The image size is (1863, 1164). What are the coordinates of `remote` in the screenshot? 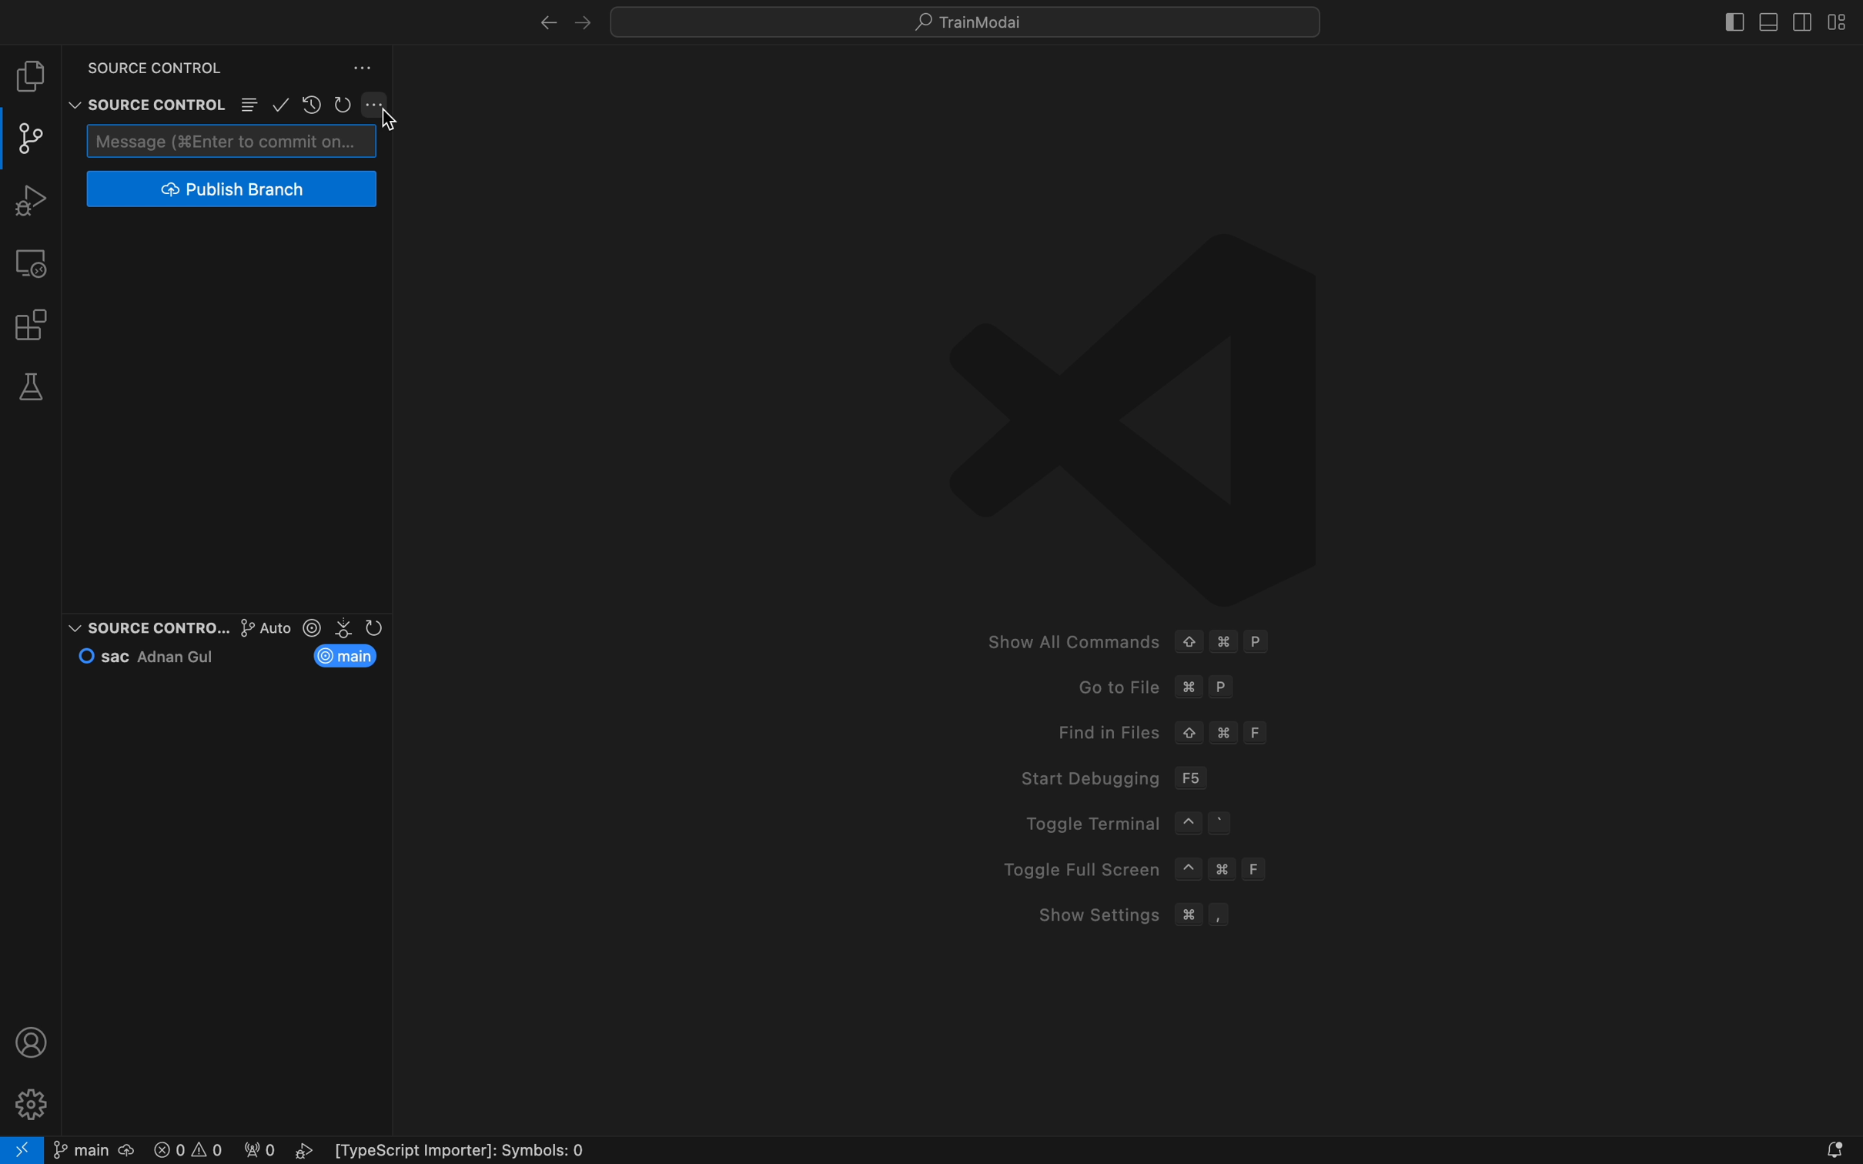 It's located at (35, 261).